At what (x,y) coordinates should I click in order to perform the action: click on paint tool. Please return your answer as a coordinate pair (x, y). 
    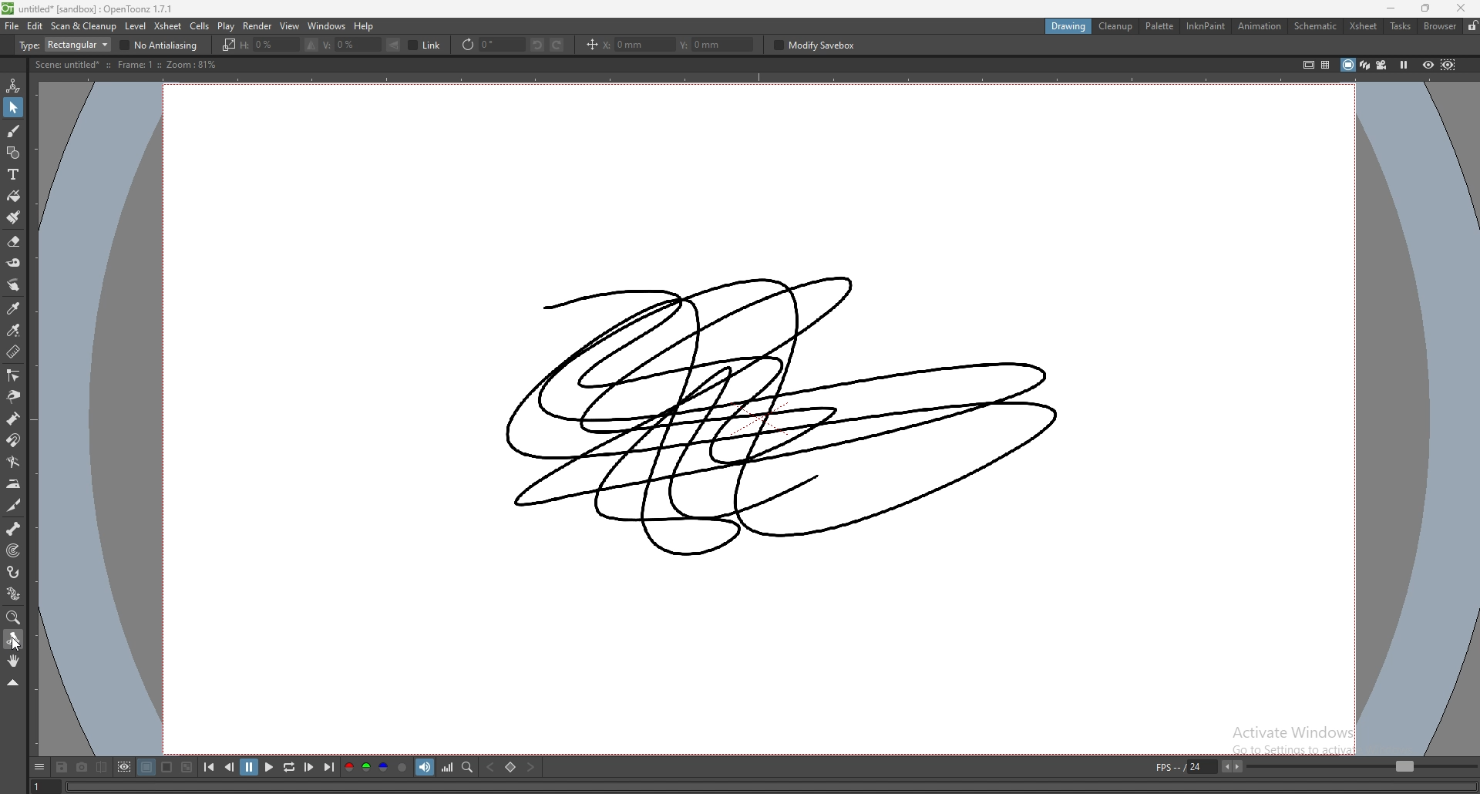
    Looking at the image, I should click on (14, 196).